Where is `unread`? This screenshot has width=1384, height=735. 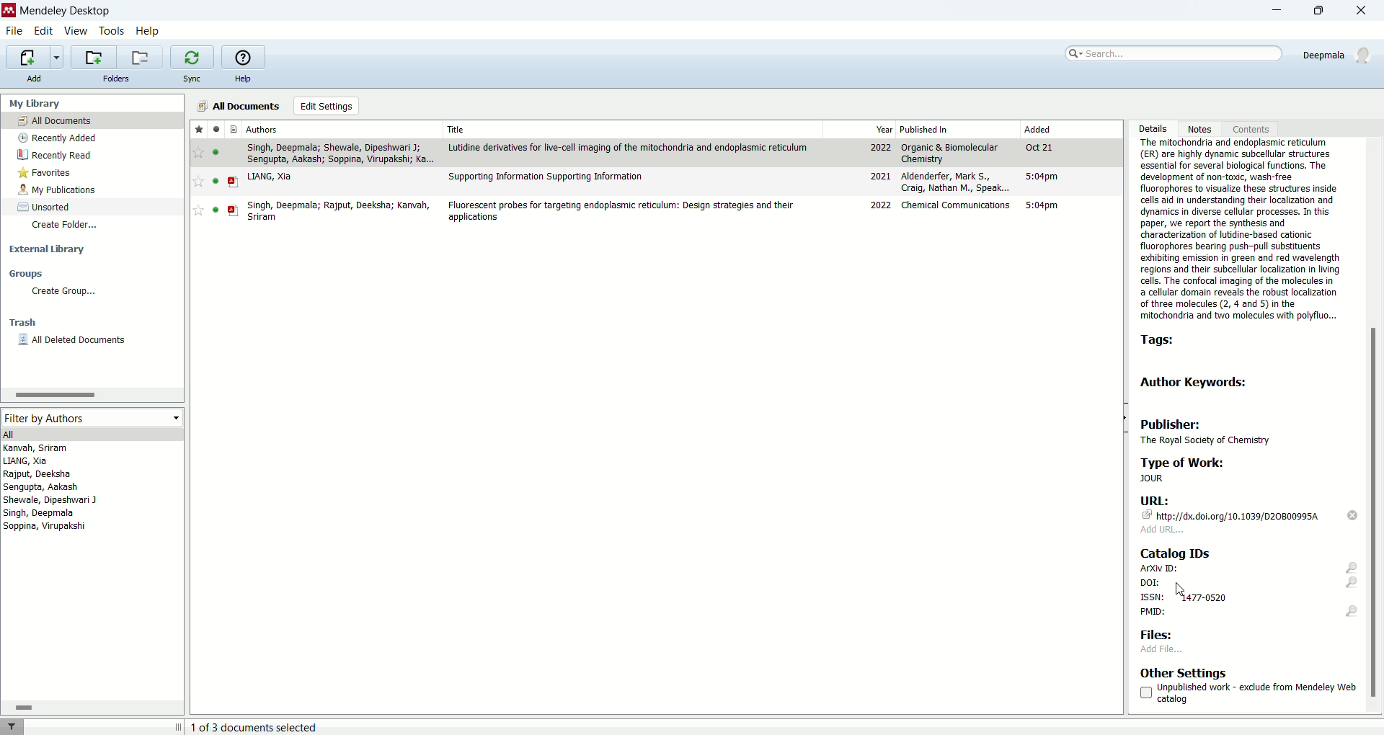 unread is located at coordinates (216, 181).